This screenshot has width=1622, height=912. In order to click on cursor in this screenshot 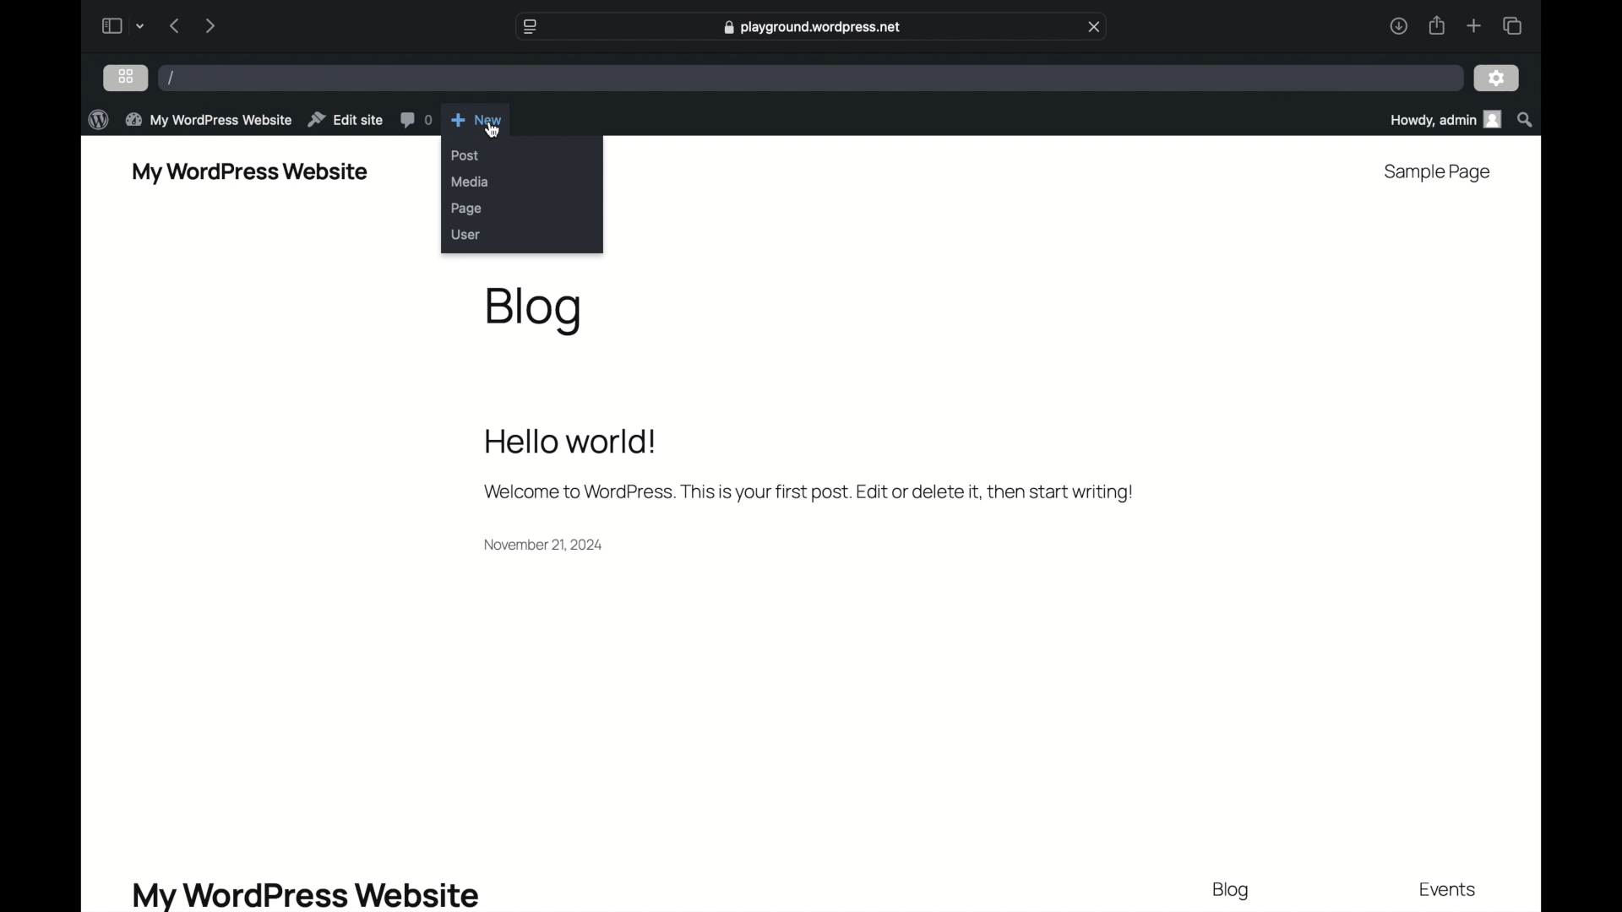, I will do `click(492, 130)`.